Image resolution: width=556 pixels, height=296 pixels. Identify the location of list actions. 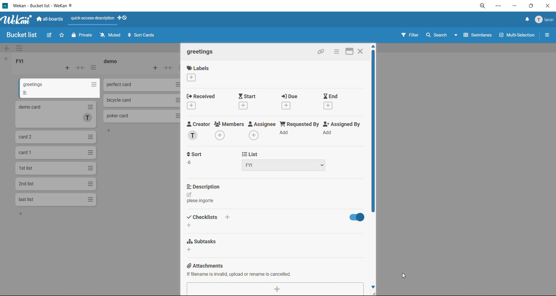
(94, 69).